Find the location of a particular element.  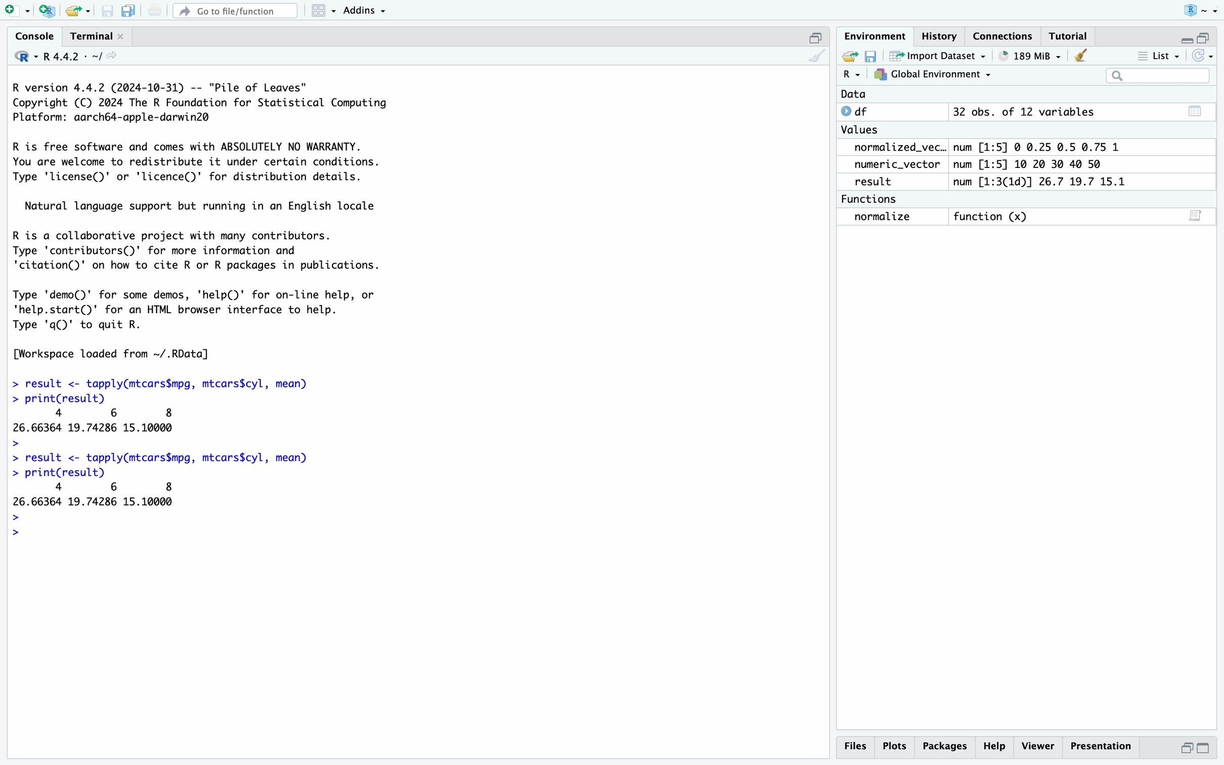

Viewer is located at coordinates (1038, 746).